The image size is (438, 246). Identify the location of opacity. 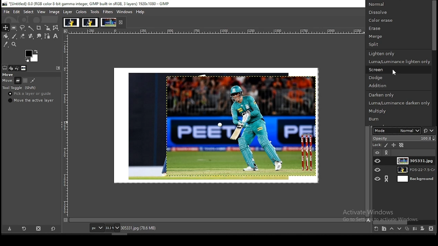
(404, 138).